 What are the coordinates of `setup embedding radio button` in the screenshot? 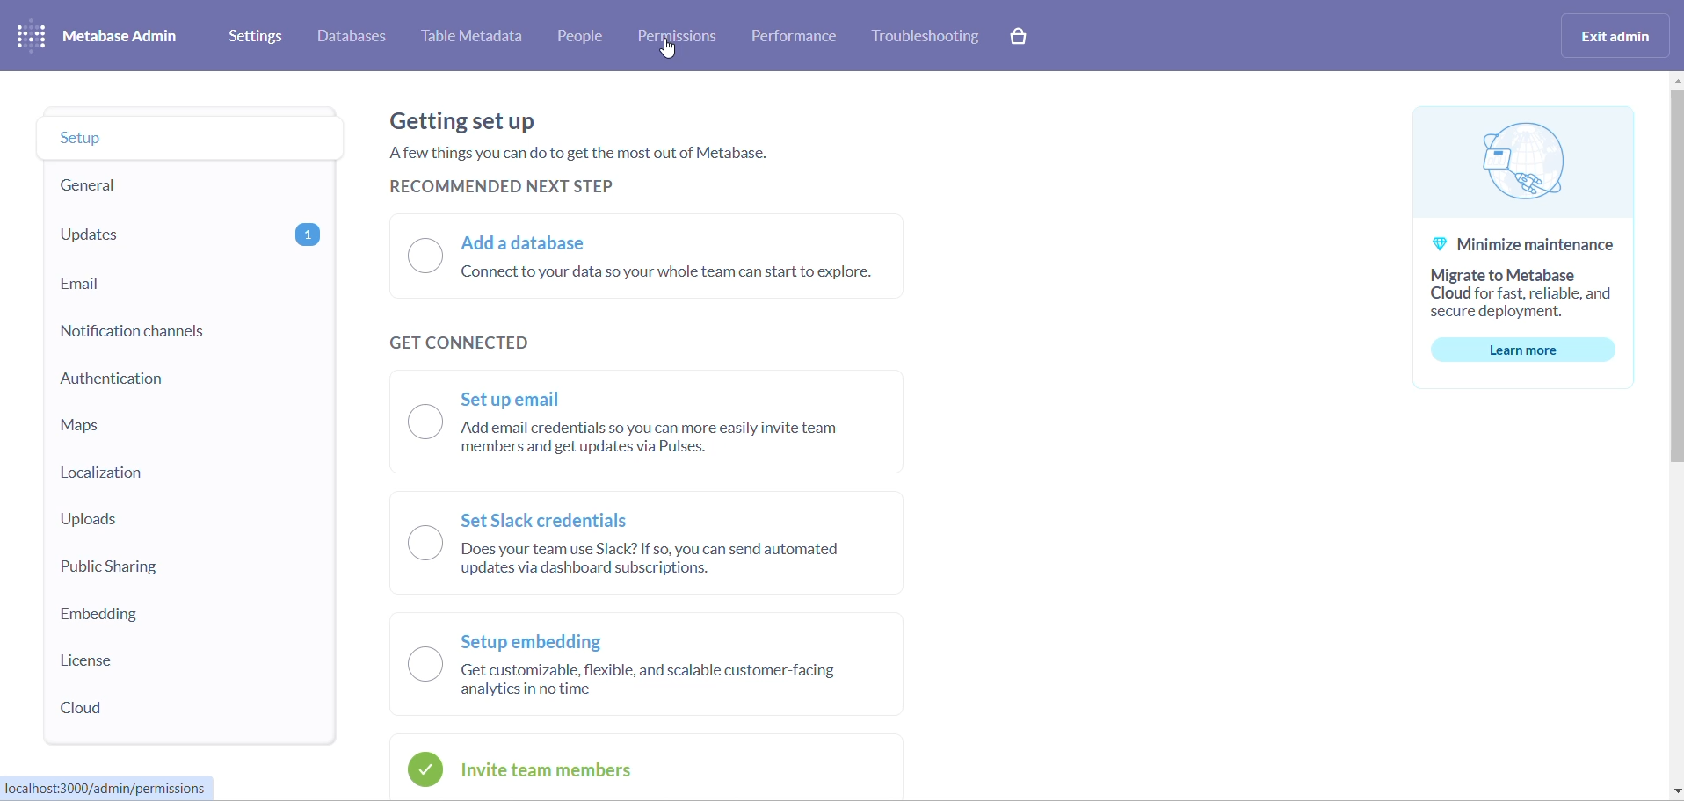 It's located at (697, 673).